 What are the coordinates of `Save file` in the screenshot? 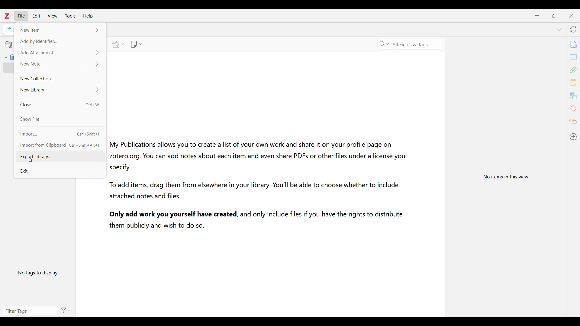 It's located at (60, 118).